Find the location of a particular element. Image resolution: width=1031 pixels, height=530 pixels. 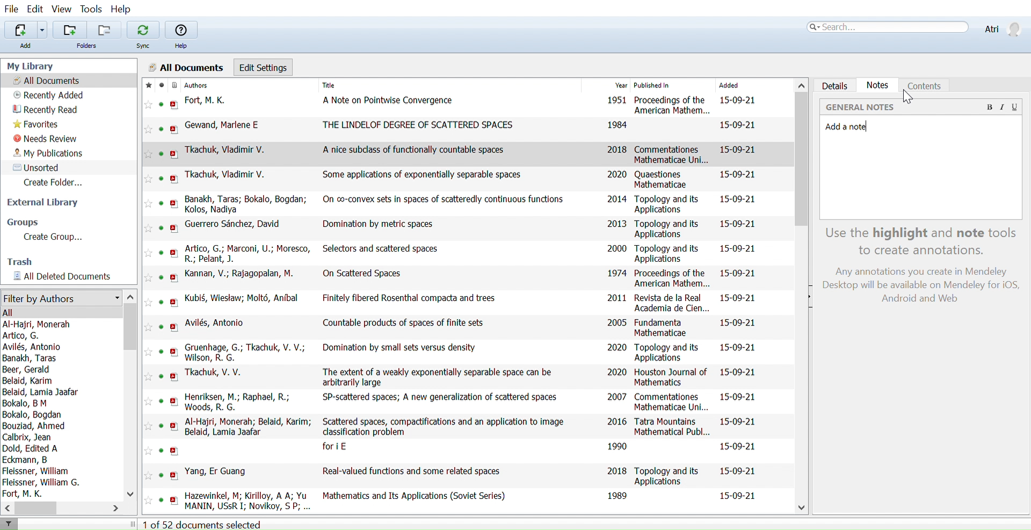

open PDF is located at coordinates (175, 229).